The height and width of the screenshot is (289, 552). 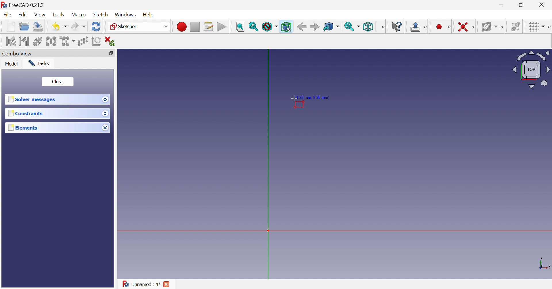 I want to click on Sketcher edit mode, so click(x=426, y=27).